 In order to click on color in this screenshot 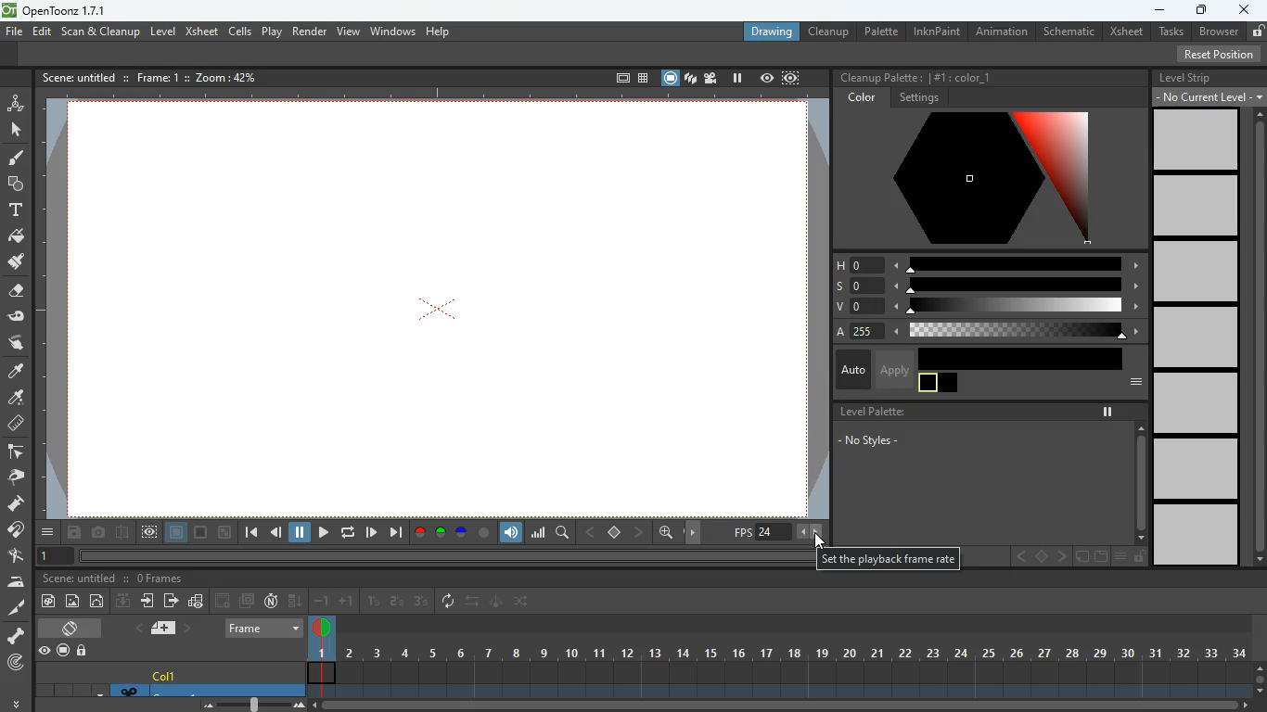, I will do `click(15, 397)`.